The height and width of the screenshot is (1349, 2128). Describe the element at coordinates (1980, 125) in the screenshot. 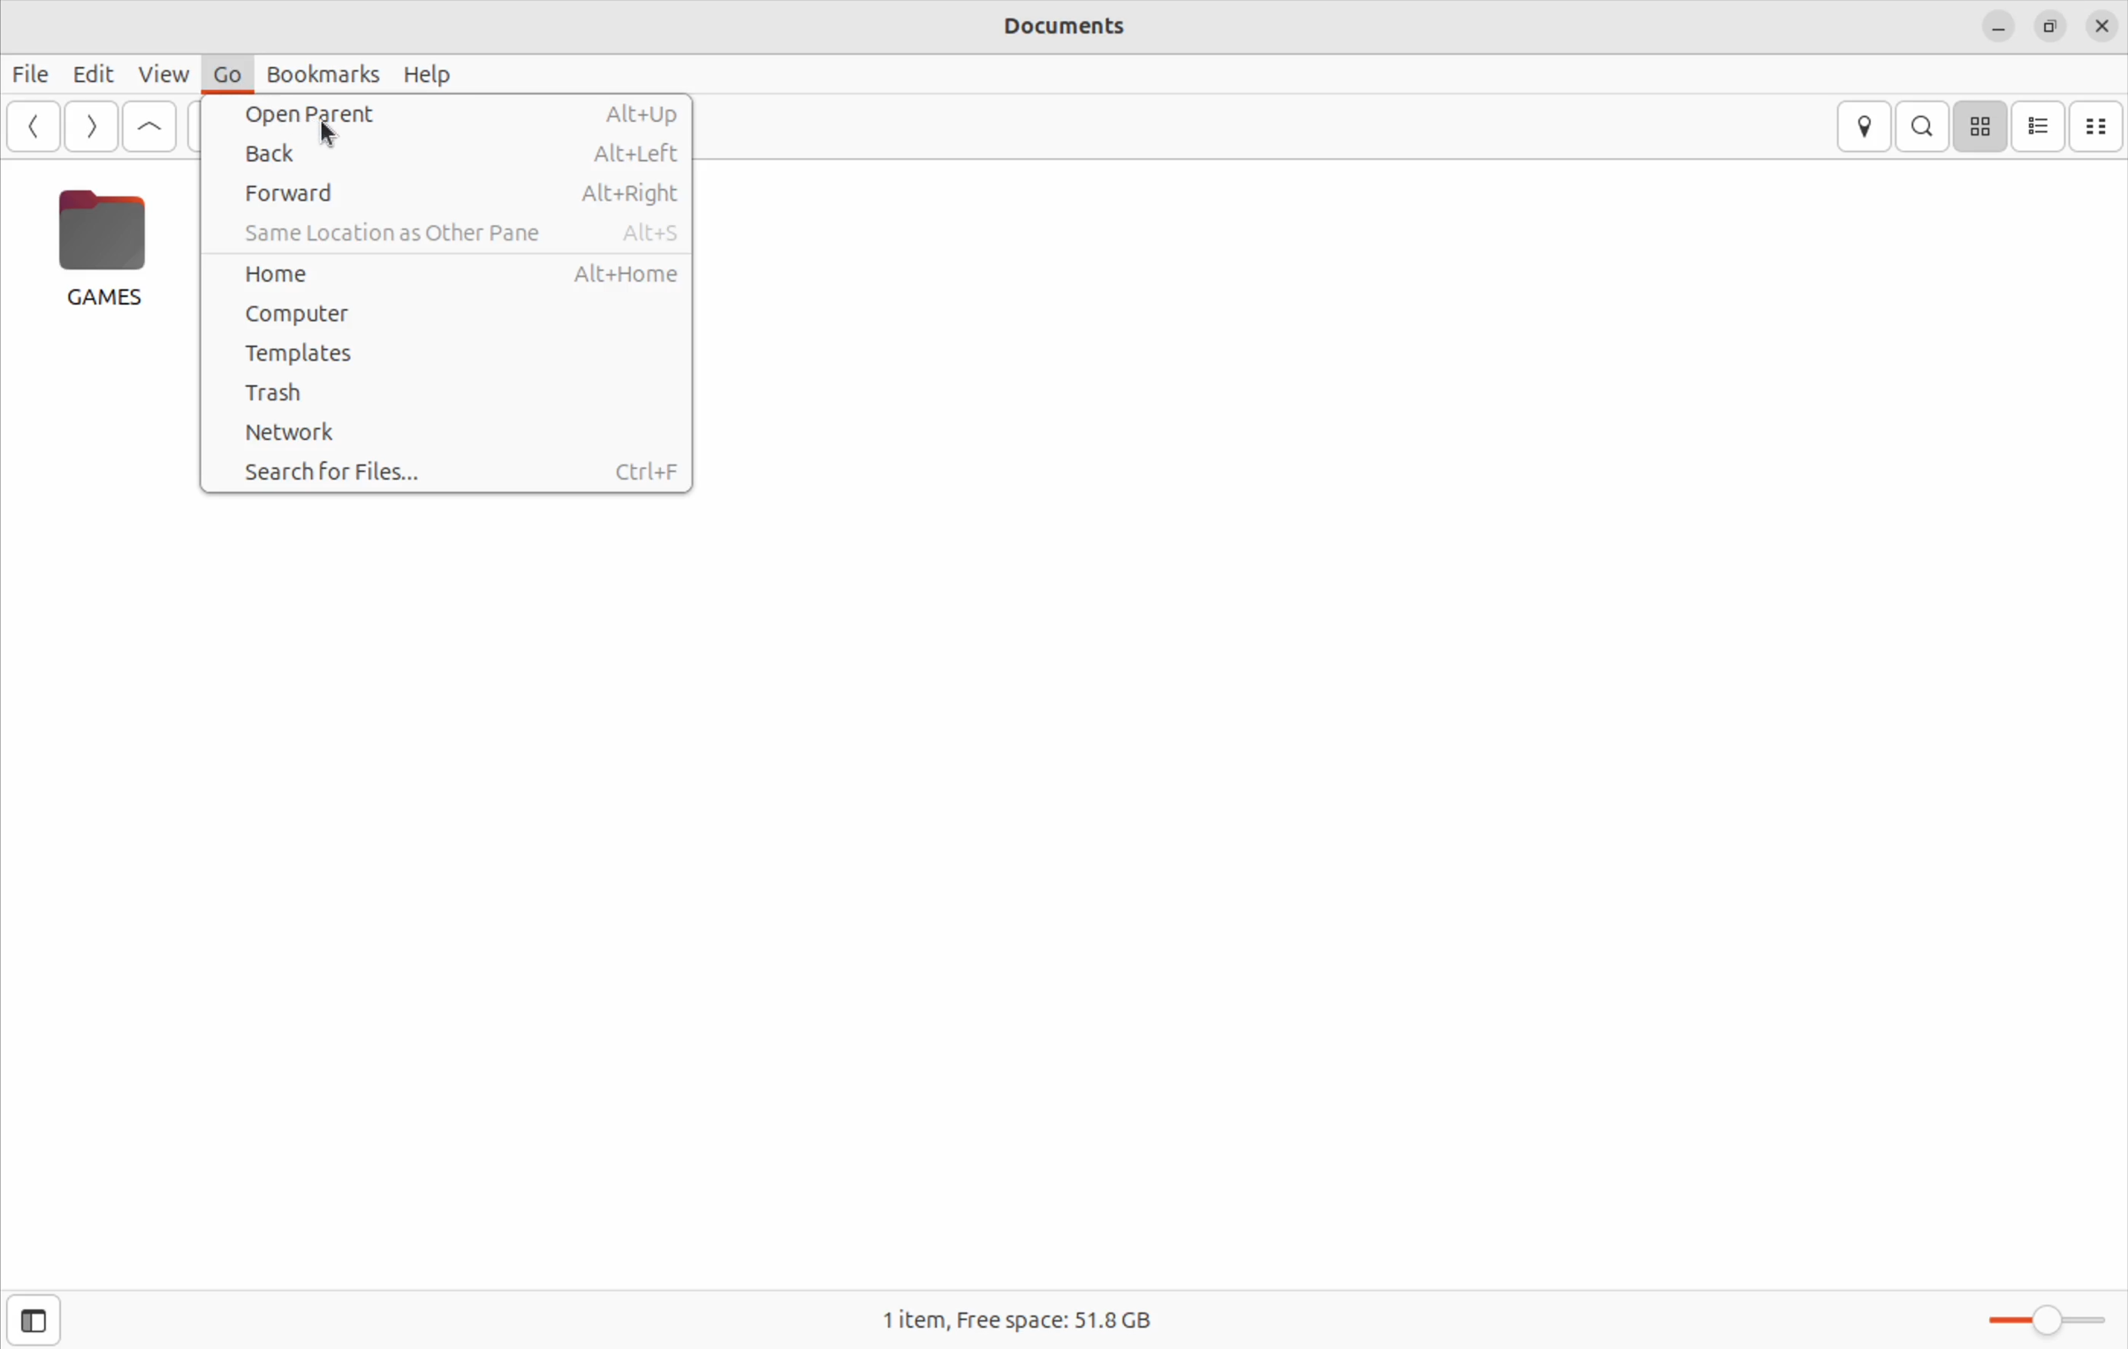

I see `icon view` at that location.